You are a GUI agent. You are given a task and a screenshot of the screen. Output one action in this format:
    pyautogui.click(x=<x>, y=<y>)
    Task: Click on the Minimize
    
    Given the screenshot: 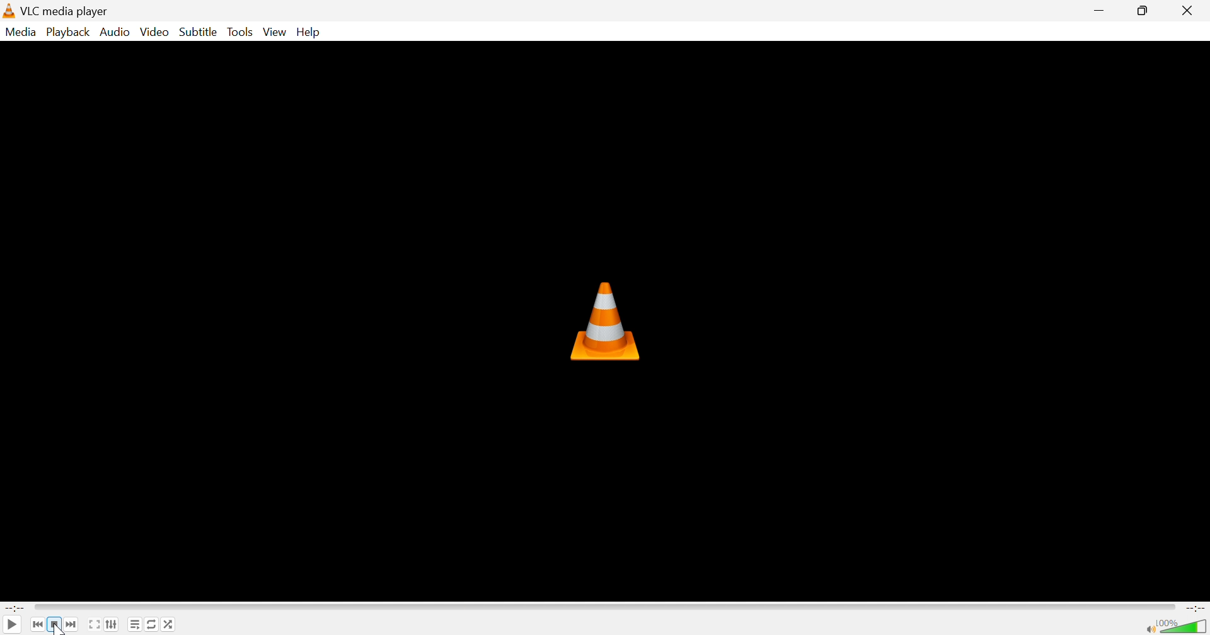 What is the action you would take?
    pyautogui.click(x=1100, y=9)
    